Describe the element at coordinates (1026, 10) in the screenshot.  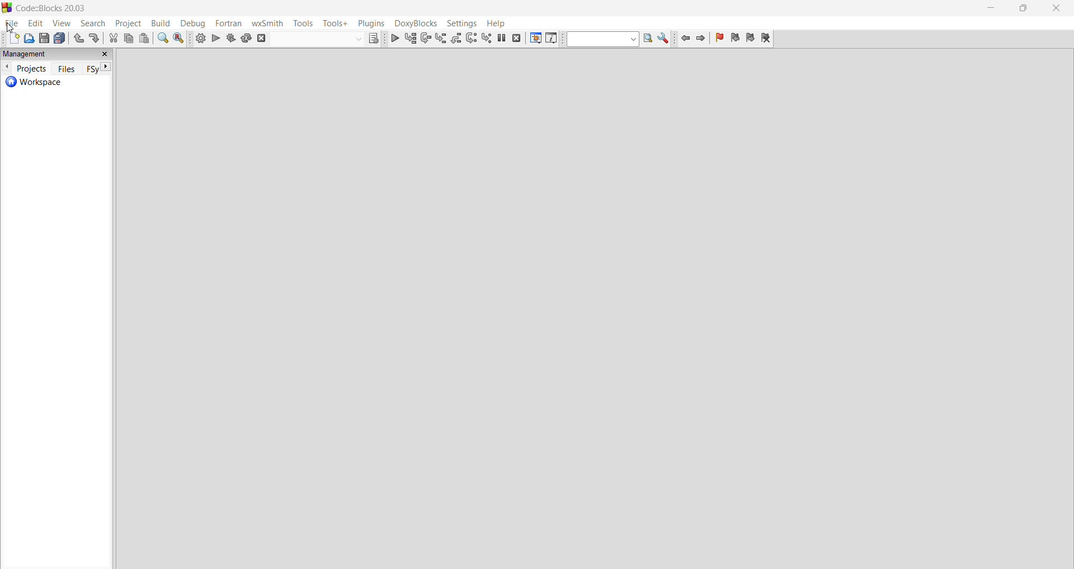
I see `maximize` at that location.